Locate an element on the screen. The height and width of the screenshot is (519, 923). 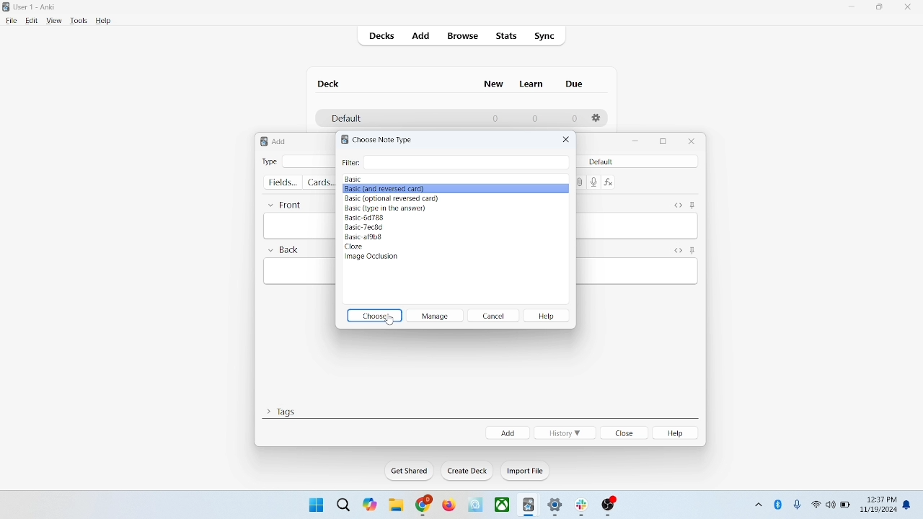
image occlusion is located at coordinates (378, 259).